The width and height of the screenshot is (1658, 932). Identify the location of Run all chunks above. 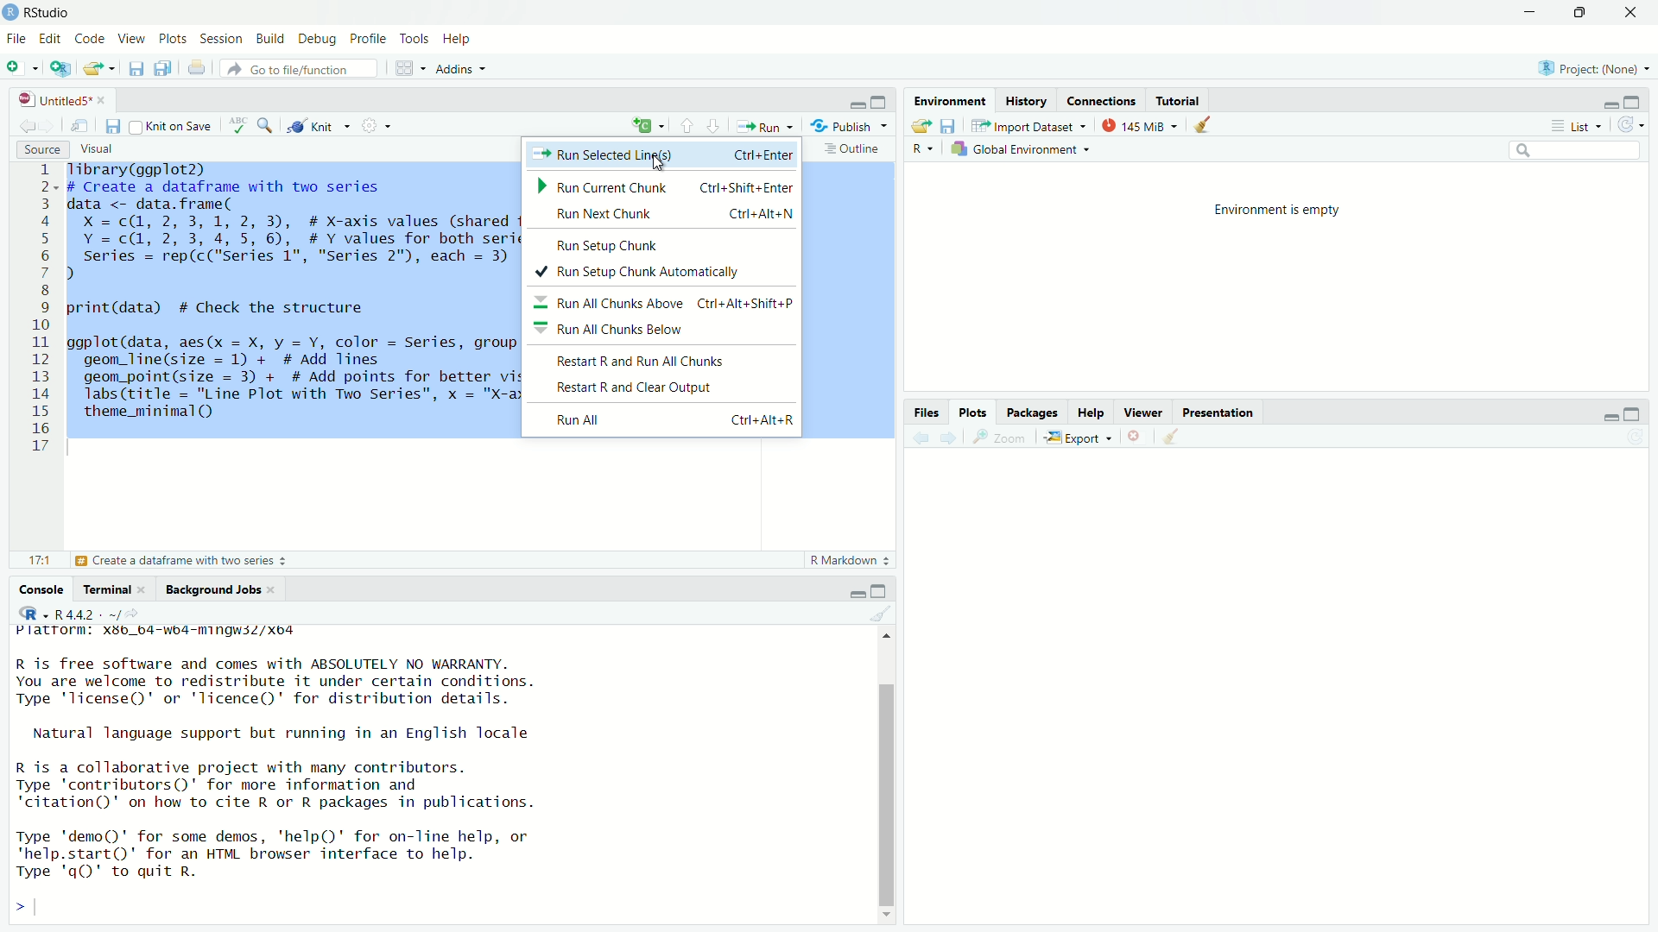
(664, 303).